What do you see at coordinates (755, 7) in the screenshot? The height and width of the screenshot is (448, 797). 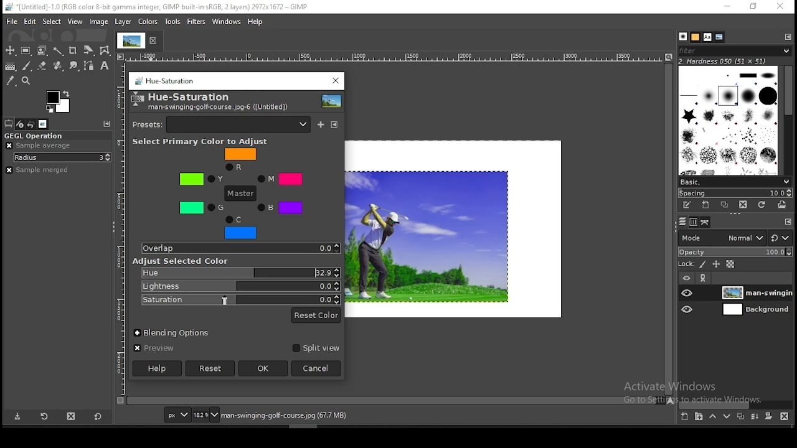 I see `restore` at bounding box center [755, 7].